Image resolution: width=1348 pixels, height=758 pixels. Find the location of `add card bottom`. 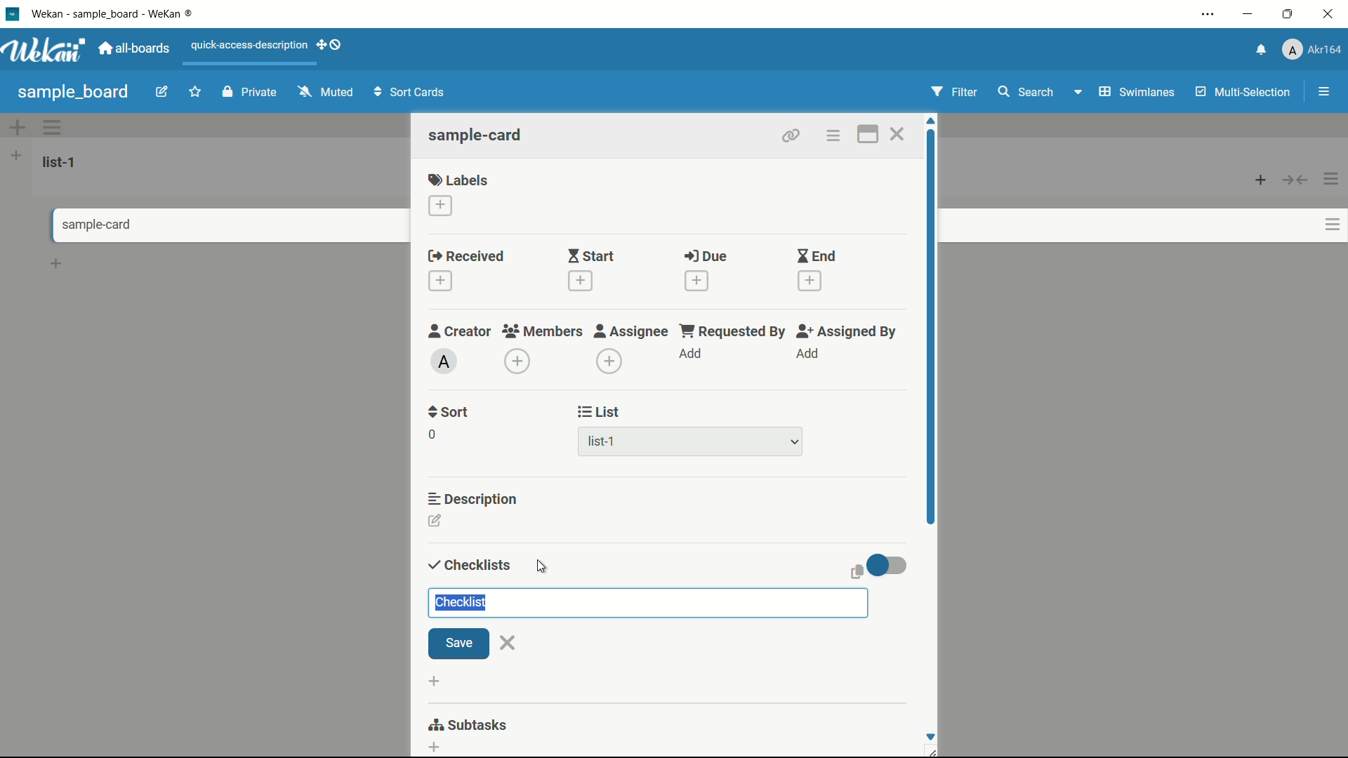

add card bottom is located at coordinates (56, 264).